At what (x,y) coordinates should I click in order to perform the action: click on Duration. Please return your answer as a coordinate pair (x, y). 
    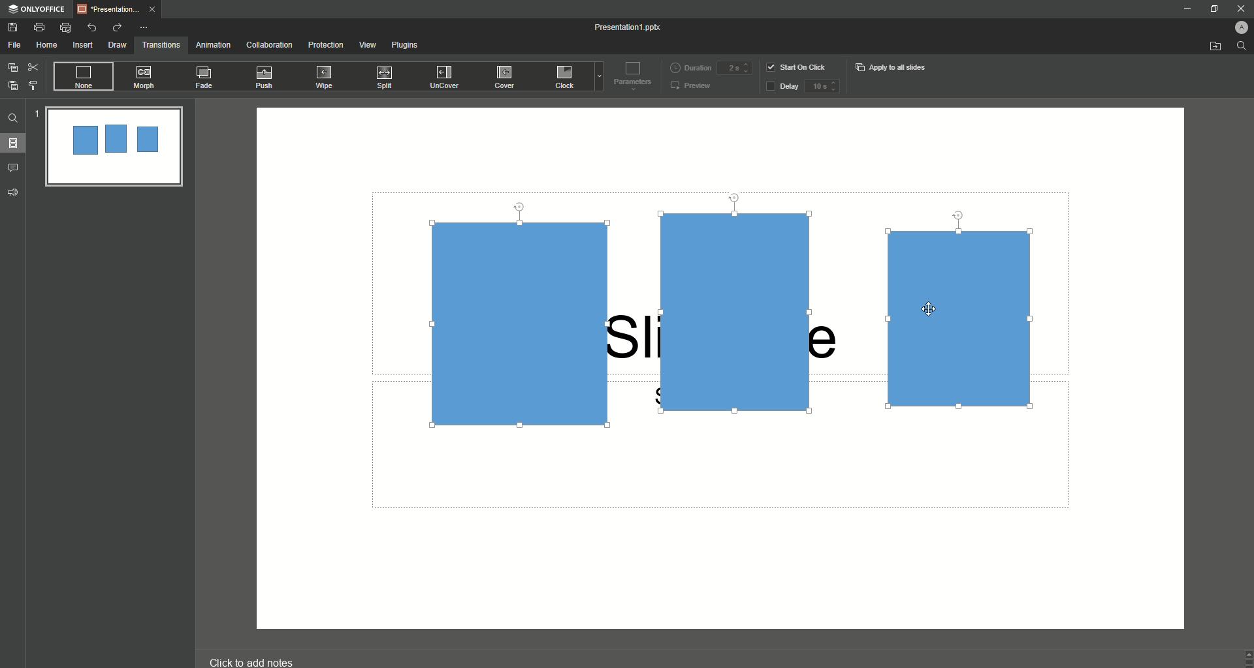
    Looking at the image, I should click on (690, 67).